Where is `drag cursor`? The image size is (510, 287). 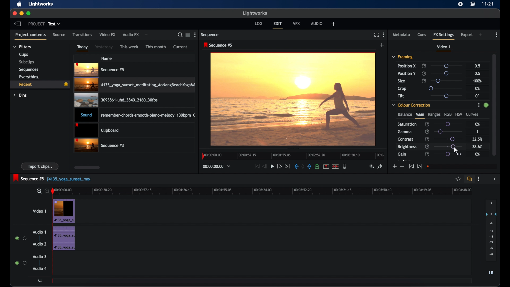
drag cursor is located at coordinates (457, 151).